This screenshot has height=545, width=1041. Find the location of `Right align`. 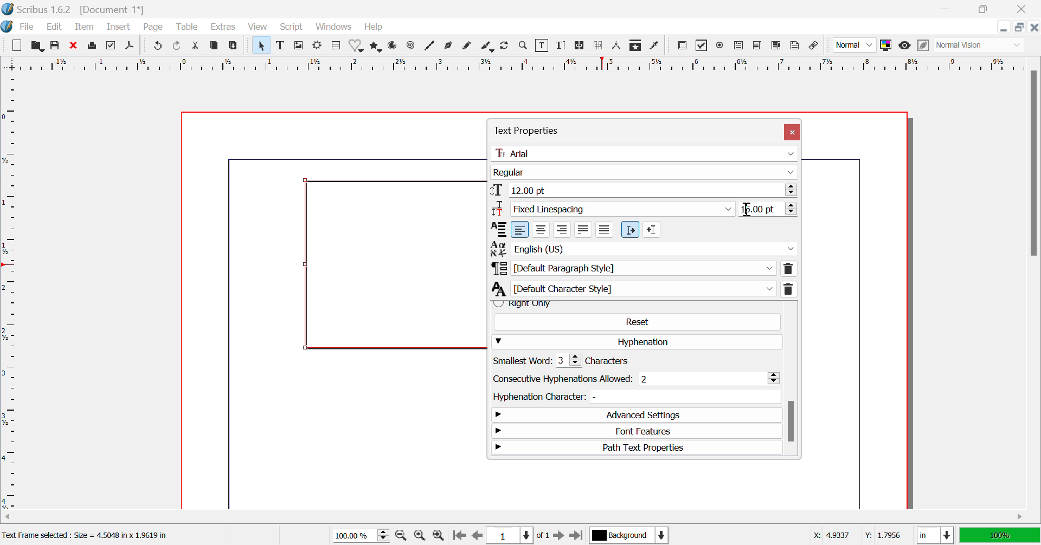

Right align is located at coordinates (562, 229).